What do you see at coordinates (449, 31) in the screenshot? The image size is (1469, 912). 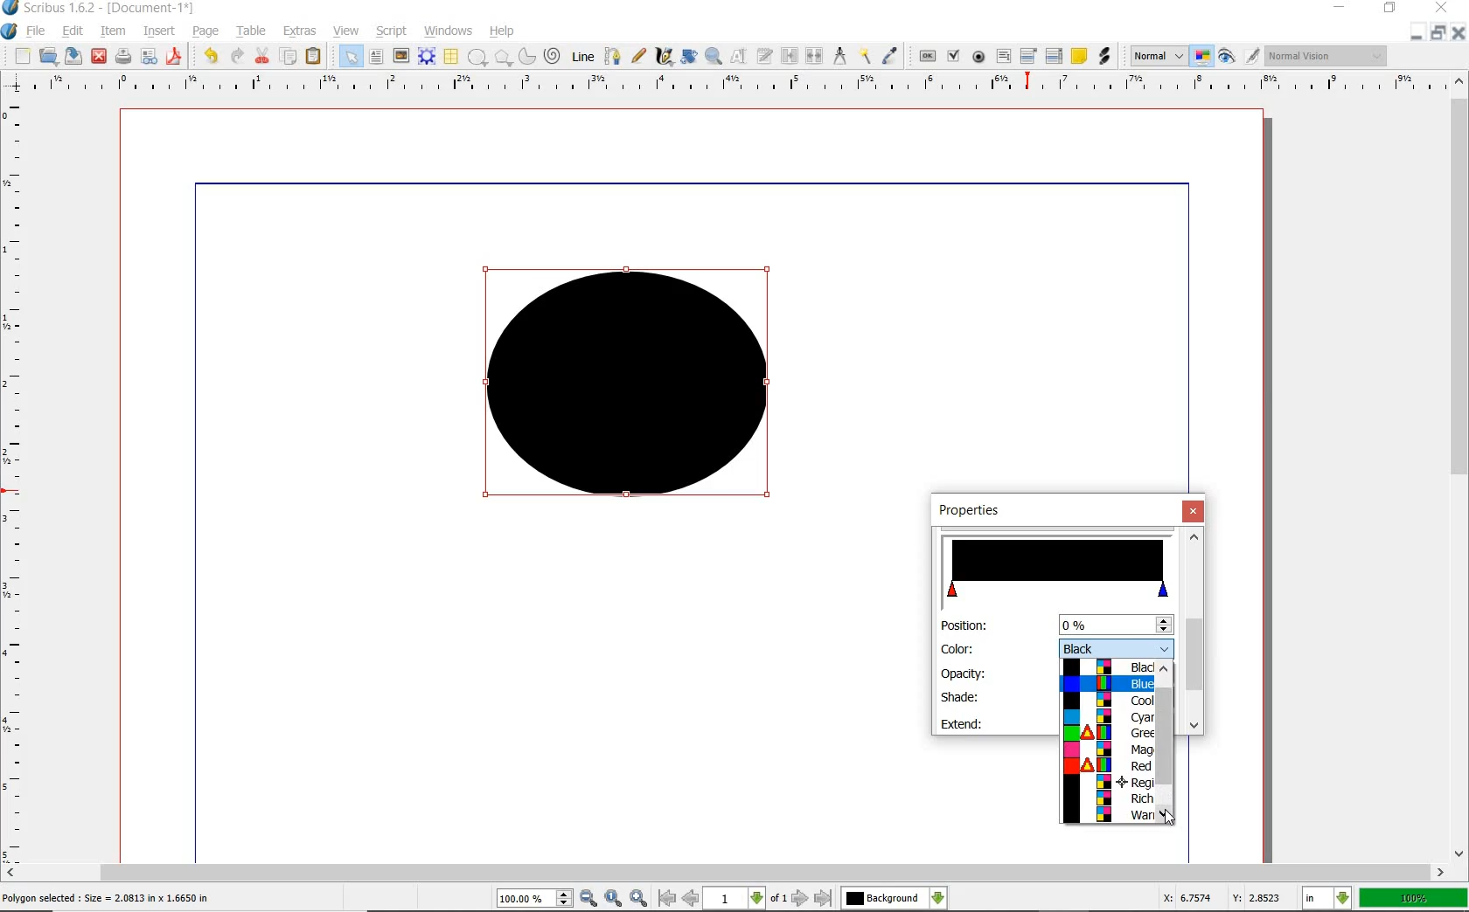 I see `WINDOWS` at bounding box center [449, 31].